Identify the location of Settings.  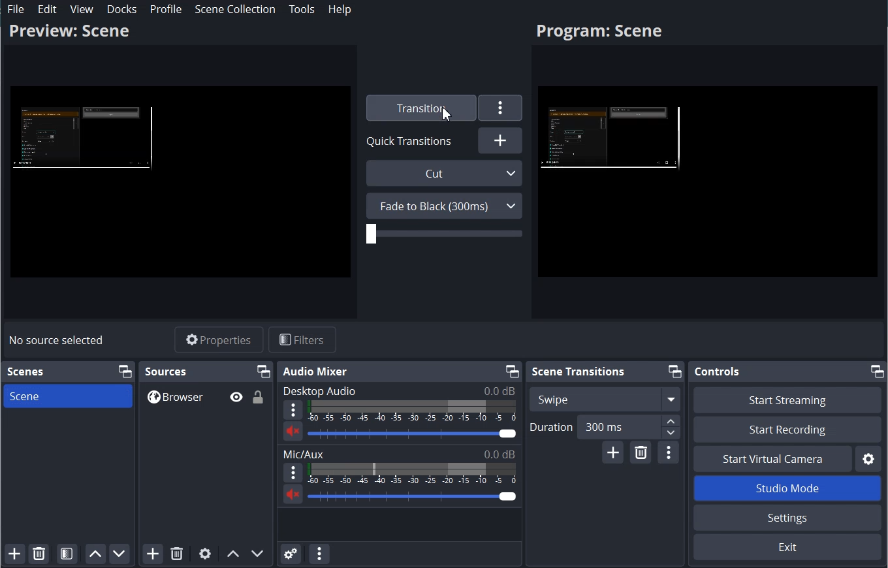
(869, 458).